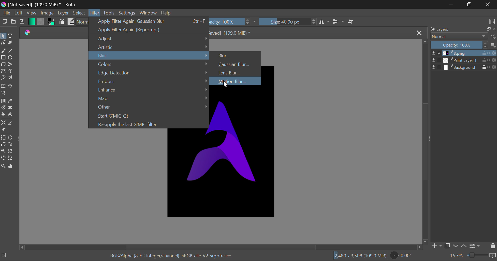 The width and height of the screenshot is (497, 261). Describe the element at coordinates (11, 64) in the screenshot. I see `Polyline` at that location.